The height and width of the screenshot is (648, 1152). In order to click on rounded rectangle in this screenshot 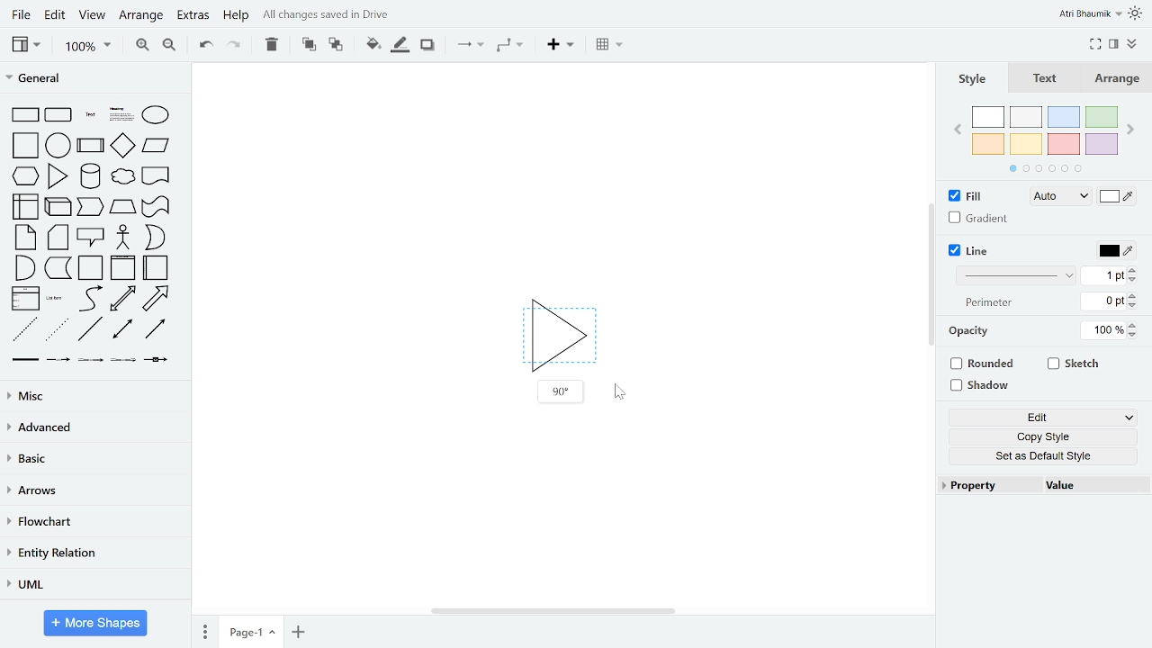, I will do `click(59, 115)`.